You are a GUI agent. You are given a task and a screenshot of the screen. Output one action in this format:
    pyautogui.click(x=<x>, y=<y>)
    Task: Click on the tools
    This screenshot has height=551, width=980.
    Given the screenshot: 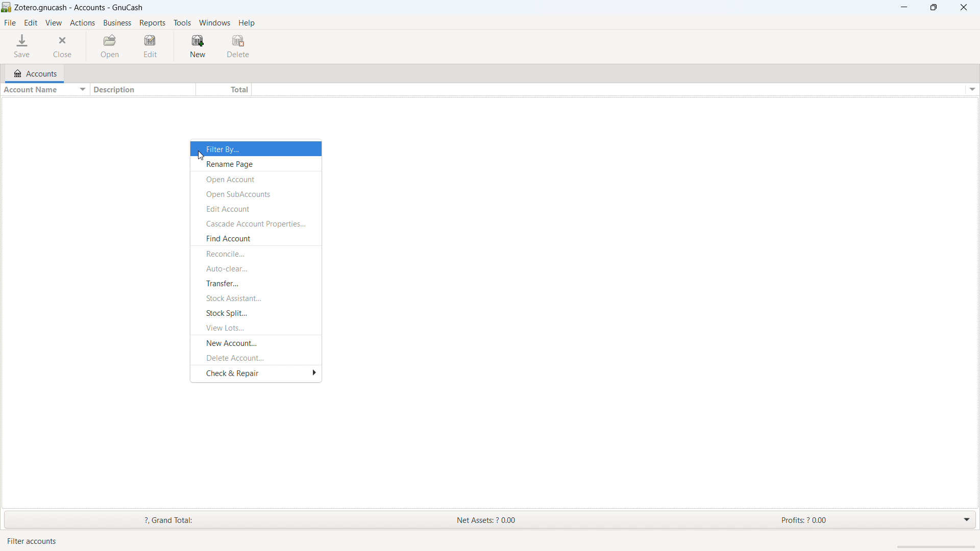 What is the action you would take?
    pyautogui.click(x=182, y=22)
    